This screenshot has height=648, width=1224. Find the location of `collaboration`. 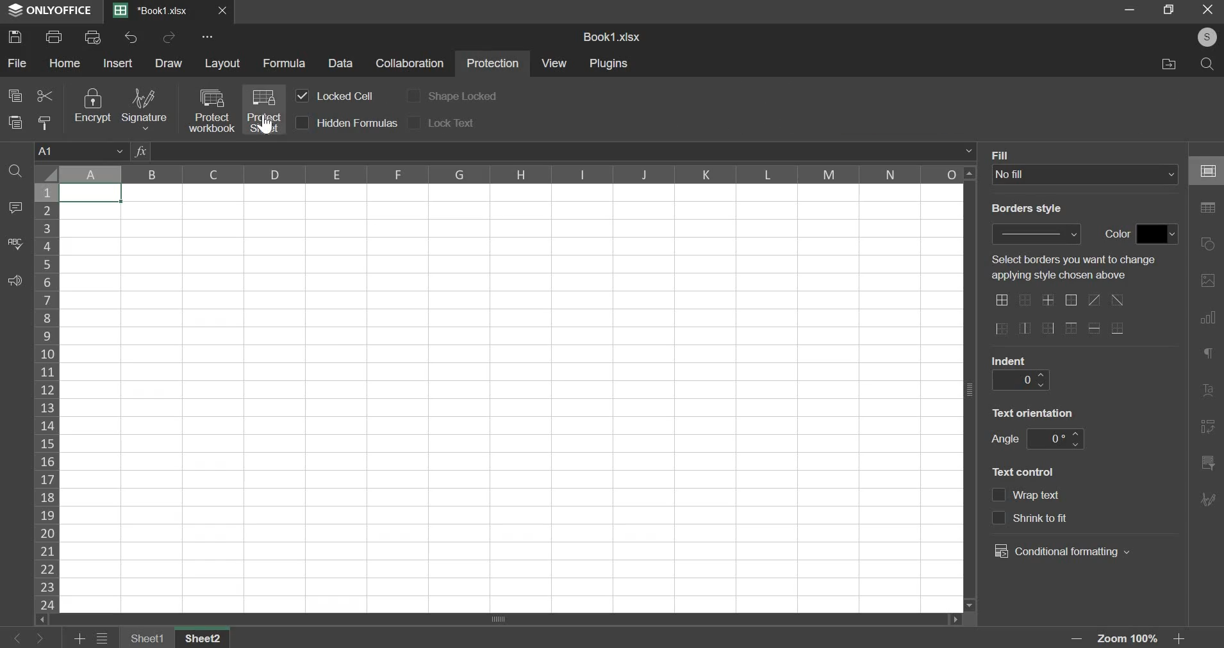

collaboration is located at coordinates (411, 64).